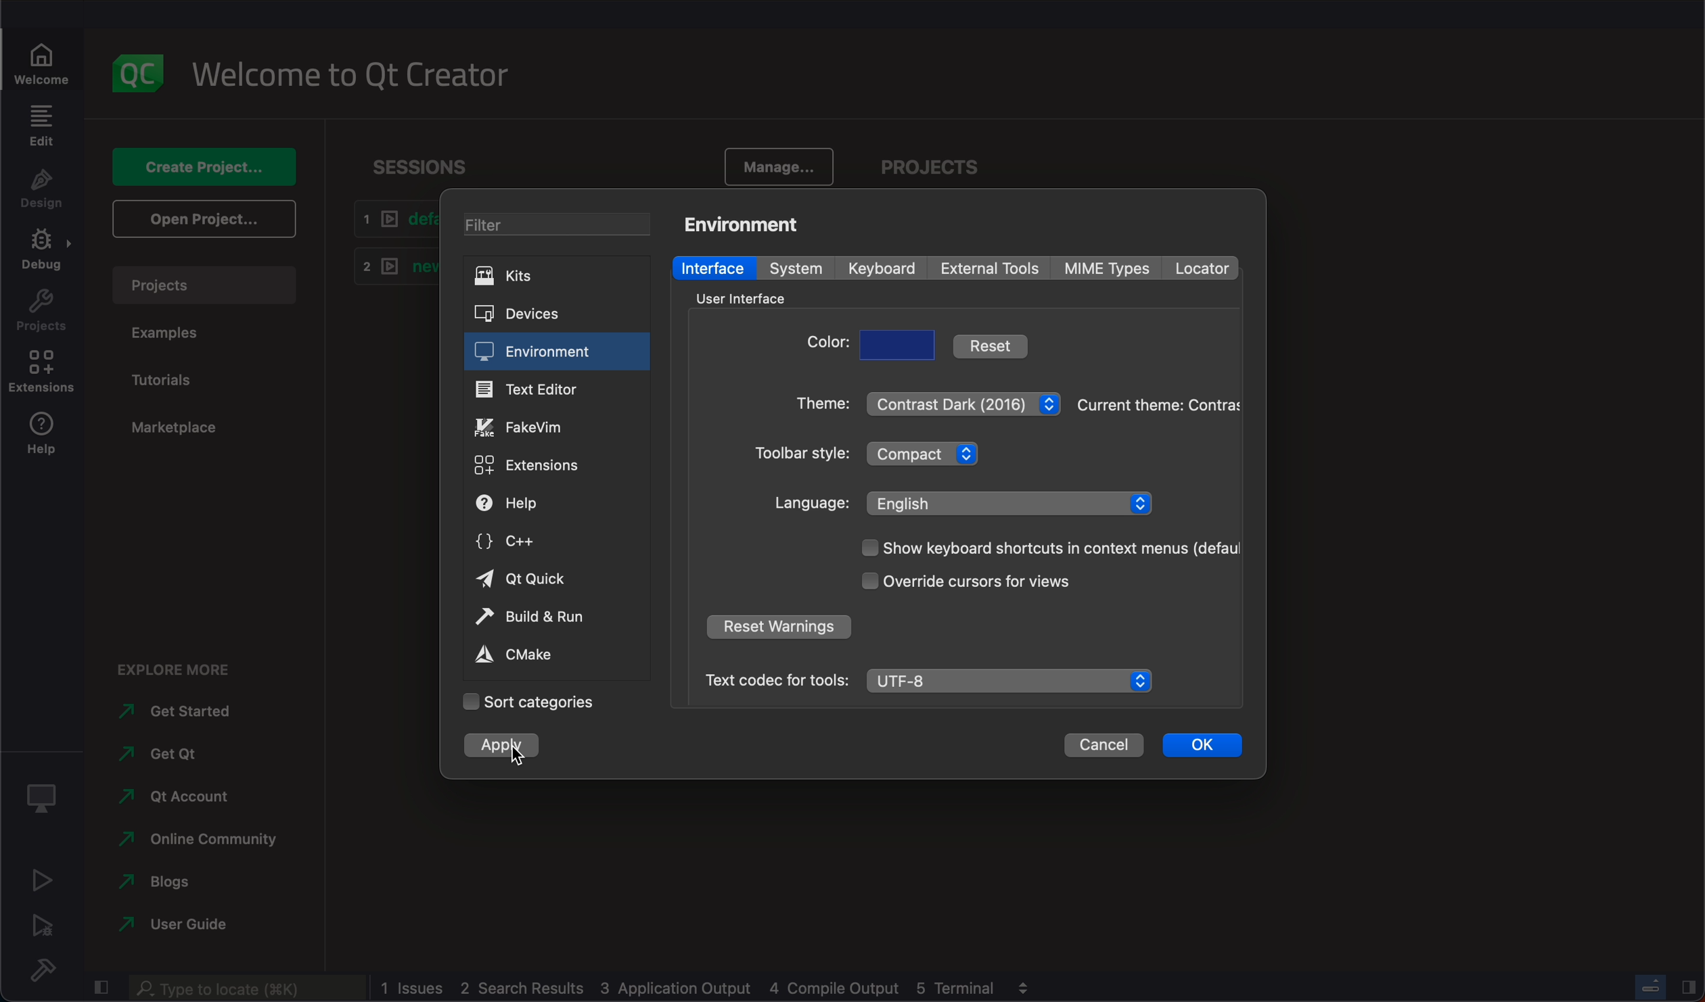  Describe the element at coordinates (41, 312) in the screenshot. I see `project` at that location.